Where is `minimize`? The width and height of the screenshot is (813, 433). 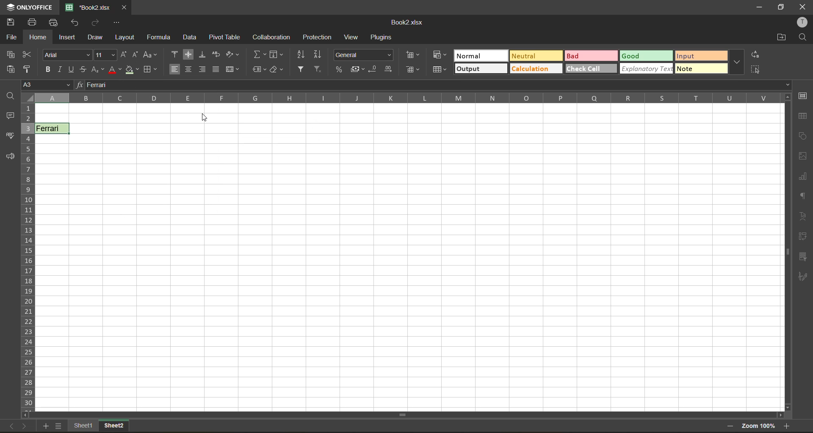
minimize is located at coordinates (758, 8).